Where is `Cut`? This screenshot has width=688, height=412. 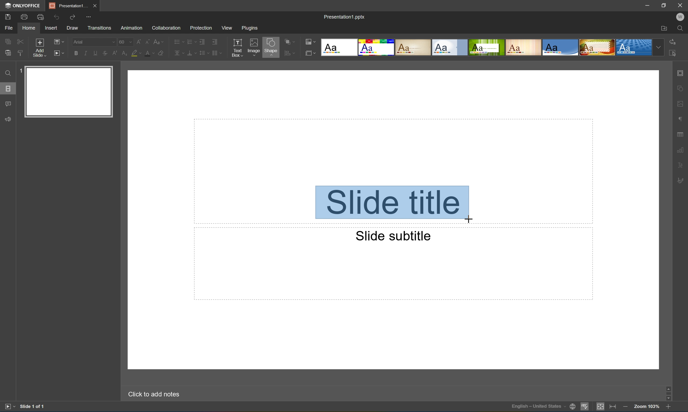
Cut is located at coordinates (20, 41).